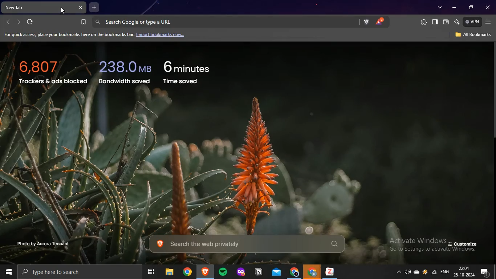 The height and width of the screenshot is (279, 496). I want to click on new tab, so click(38, 8).